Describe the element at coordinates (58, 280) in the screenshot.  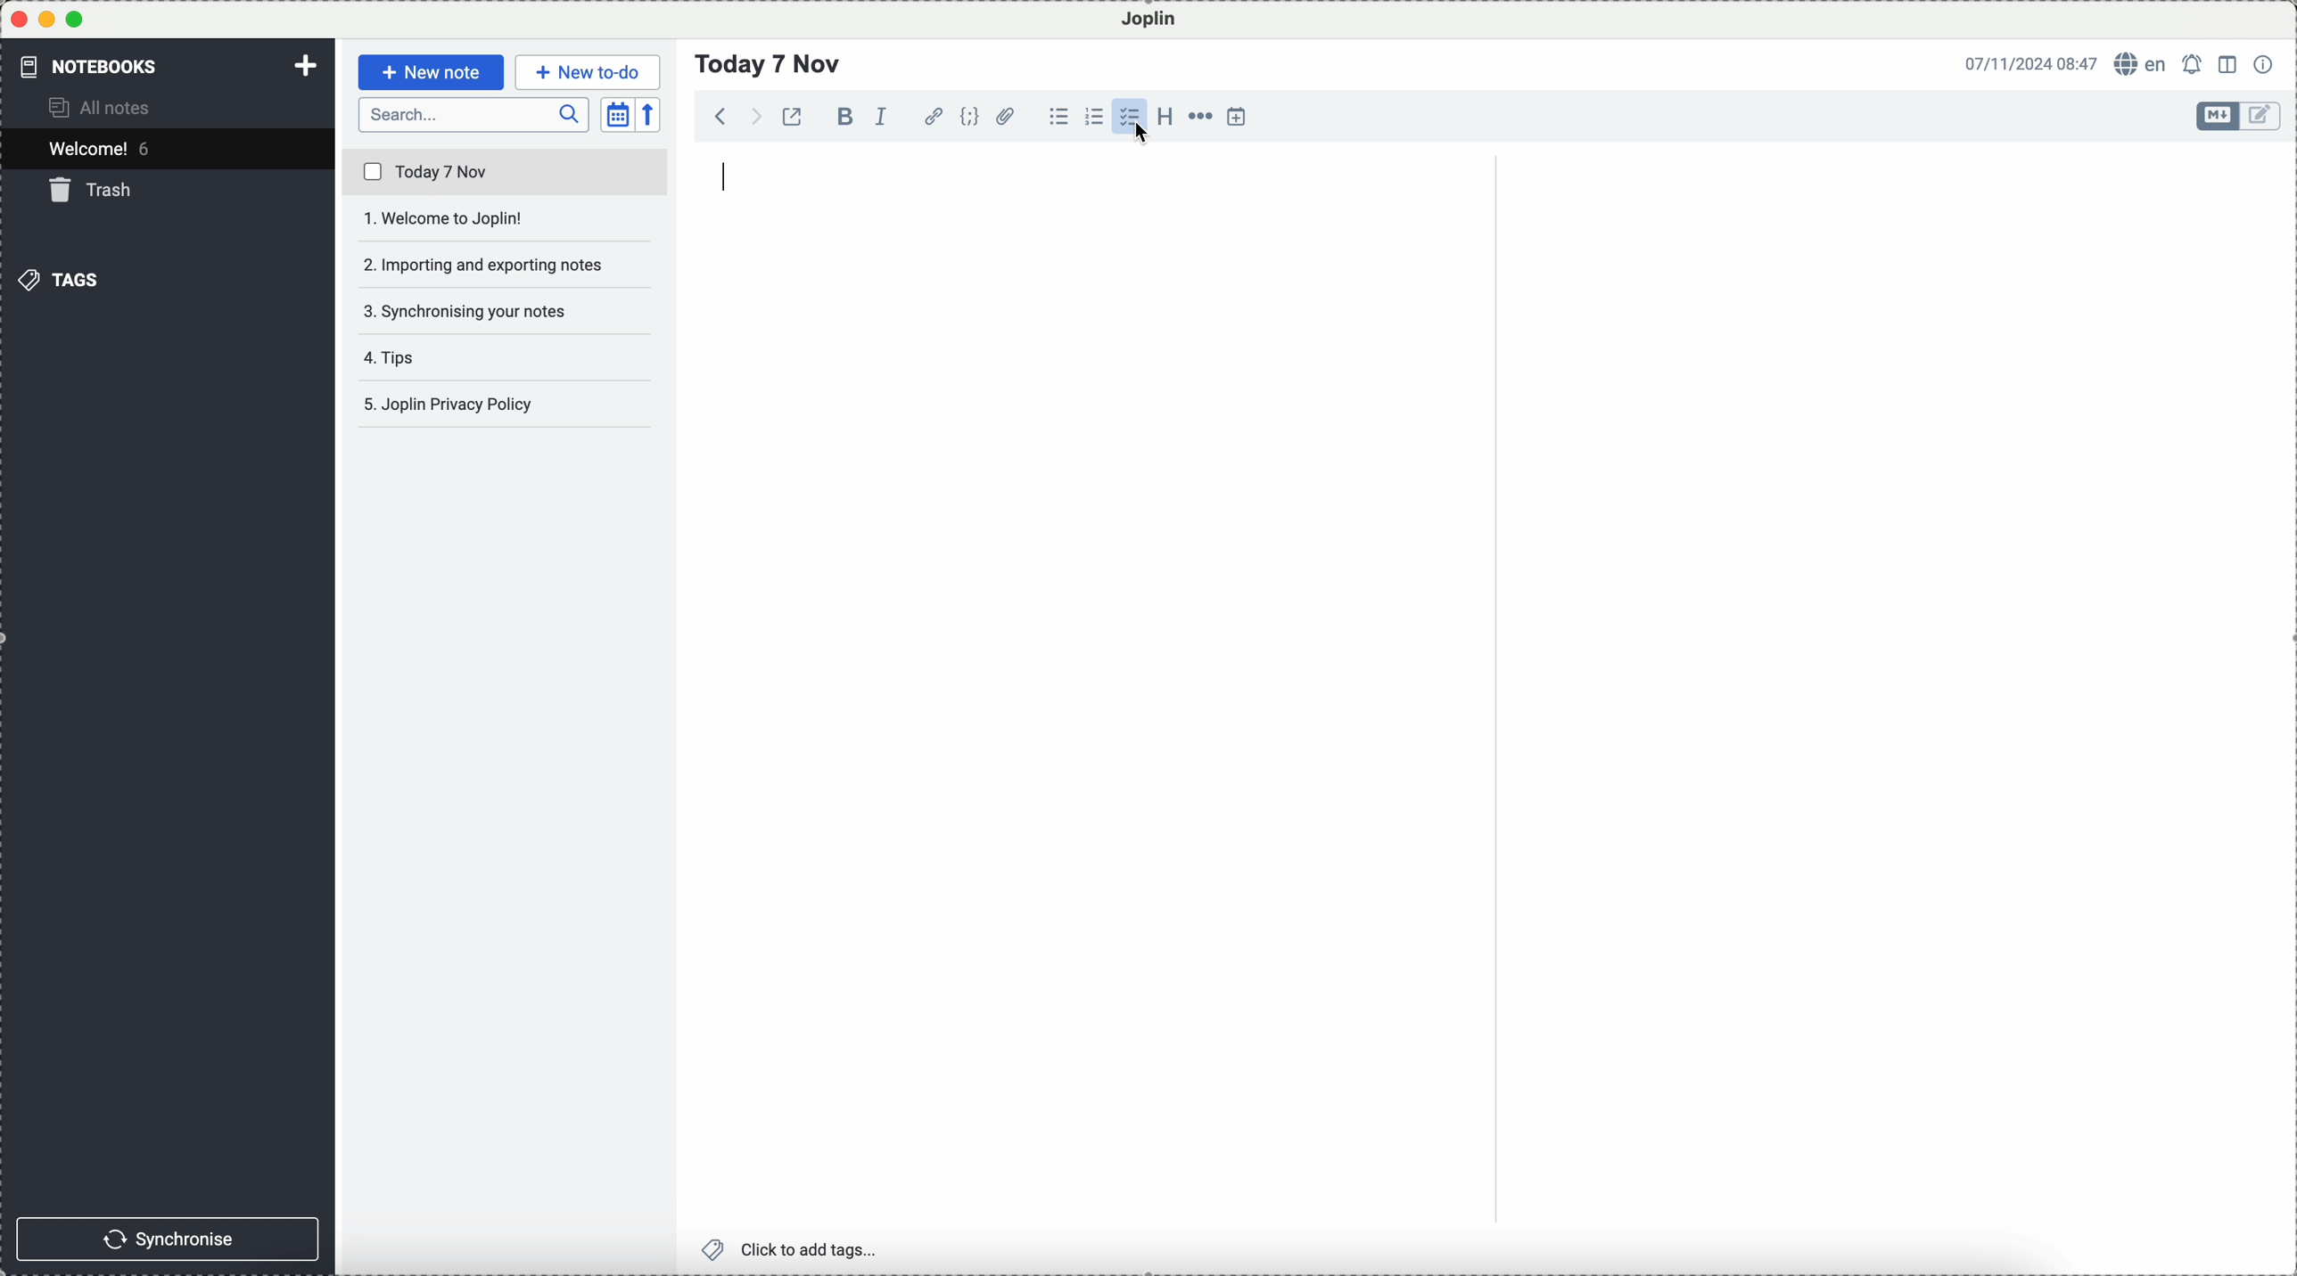
I see `tags` at that location.